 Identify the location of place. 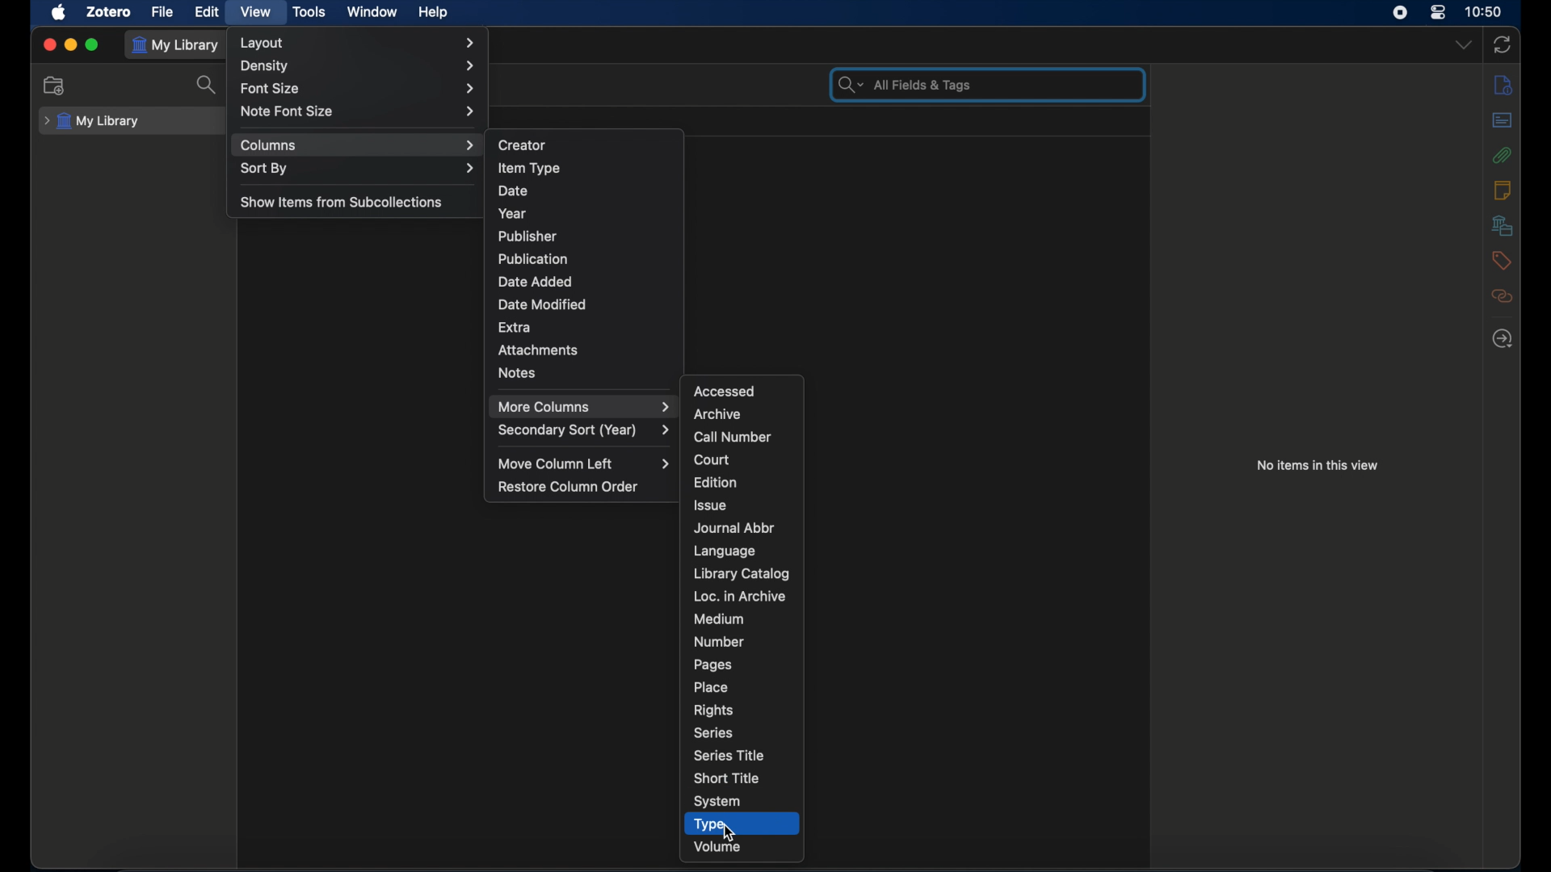
(712, 687).